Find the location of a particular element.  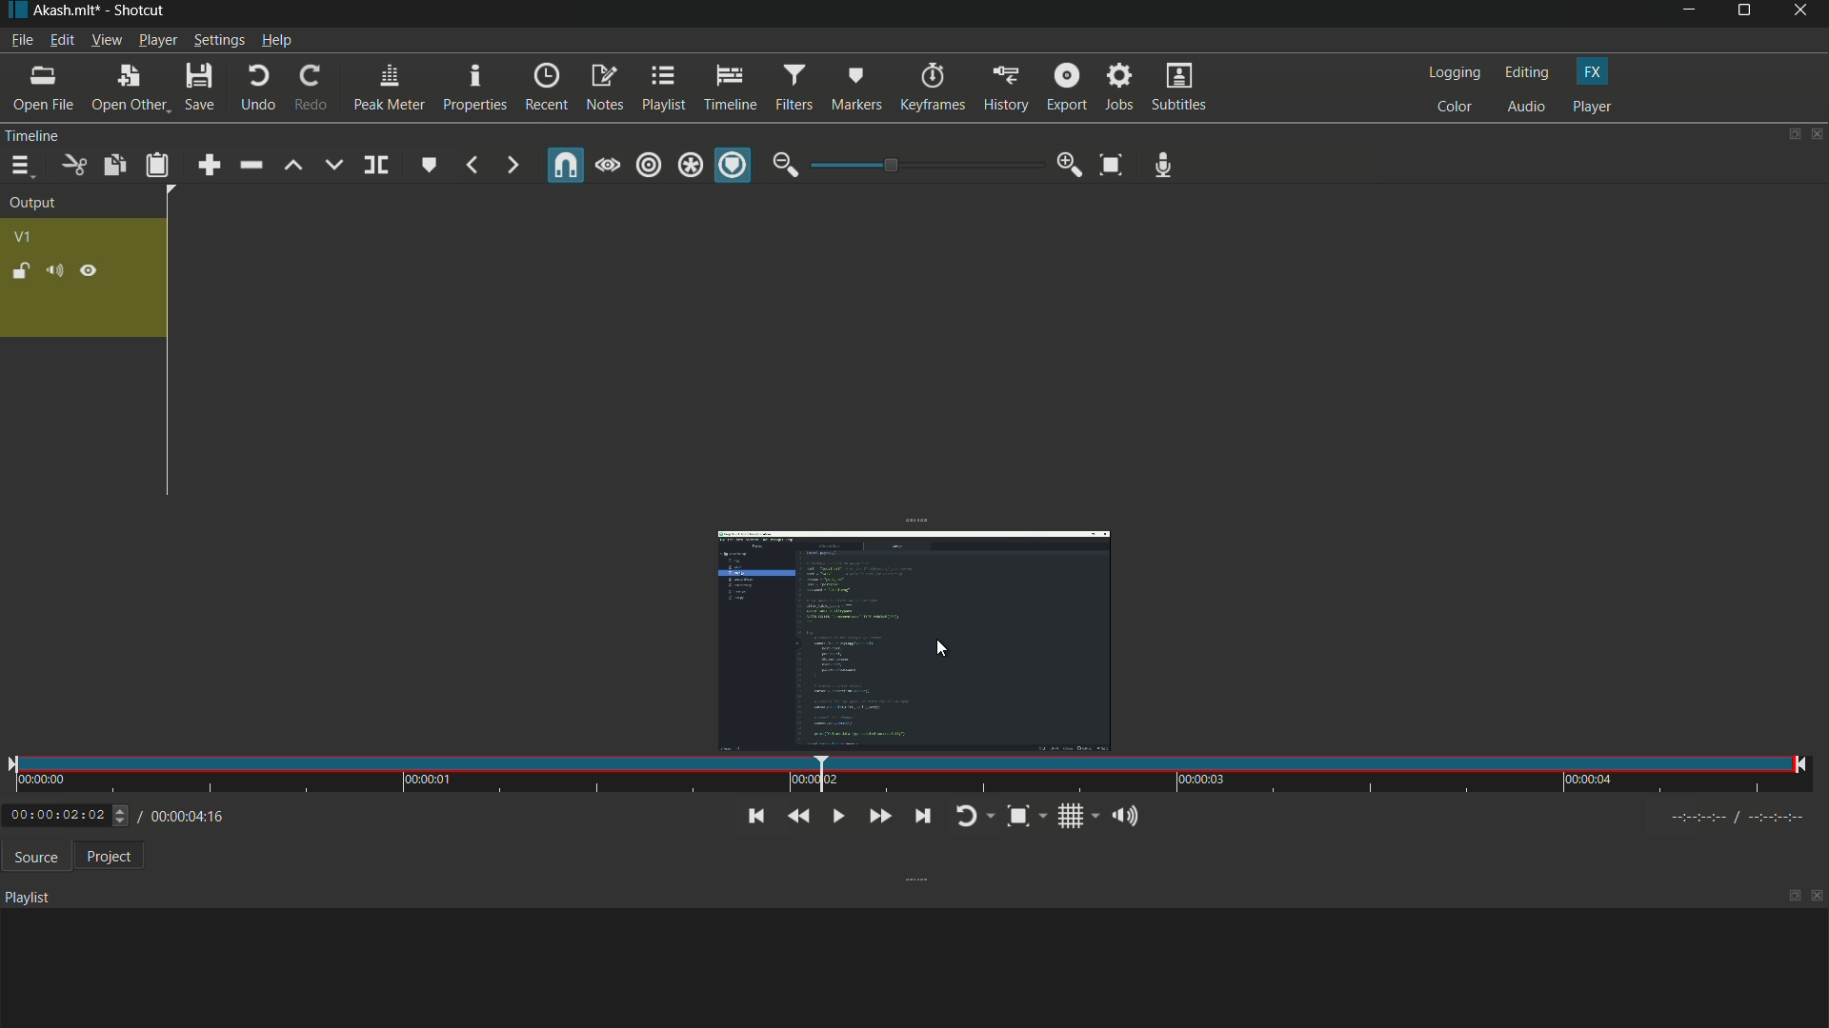

toggle play or pause is located at coordinates (835, 816).